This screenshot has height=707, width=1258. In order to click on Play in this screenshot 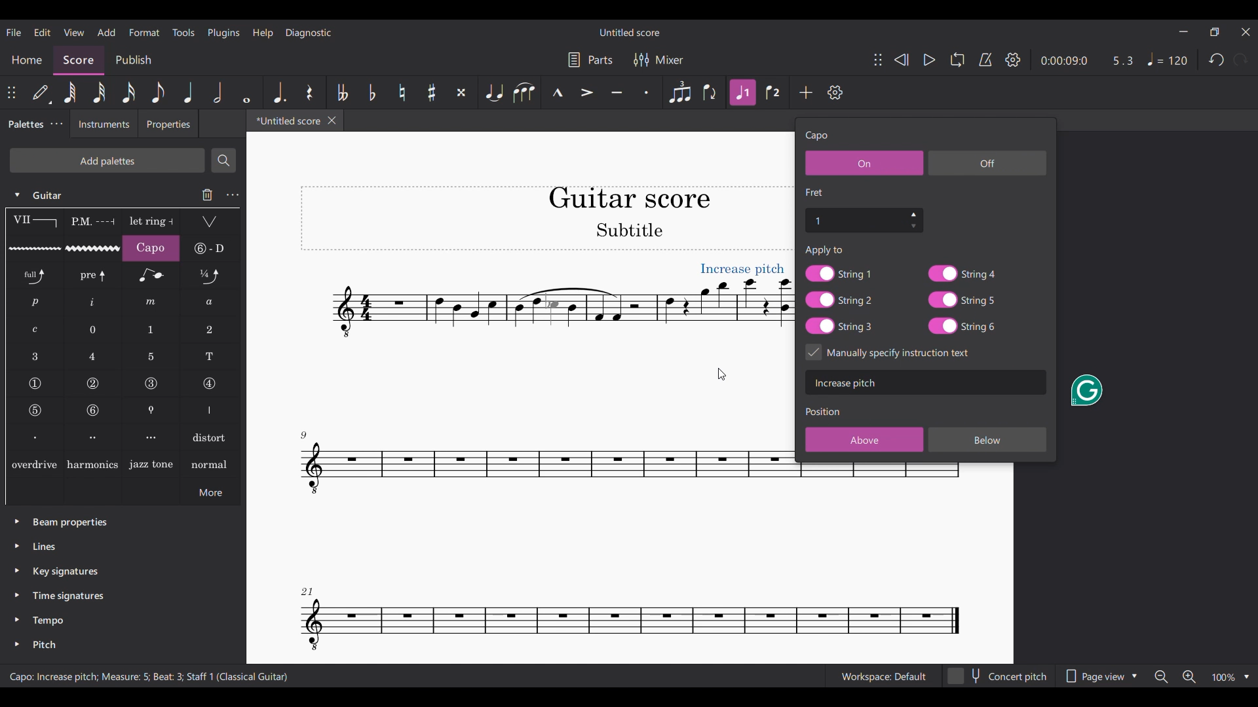, I will do `click(930, 60)`.